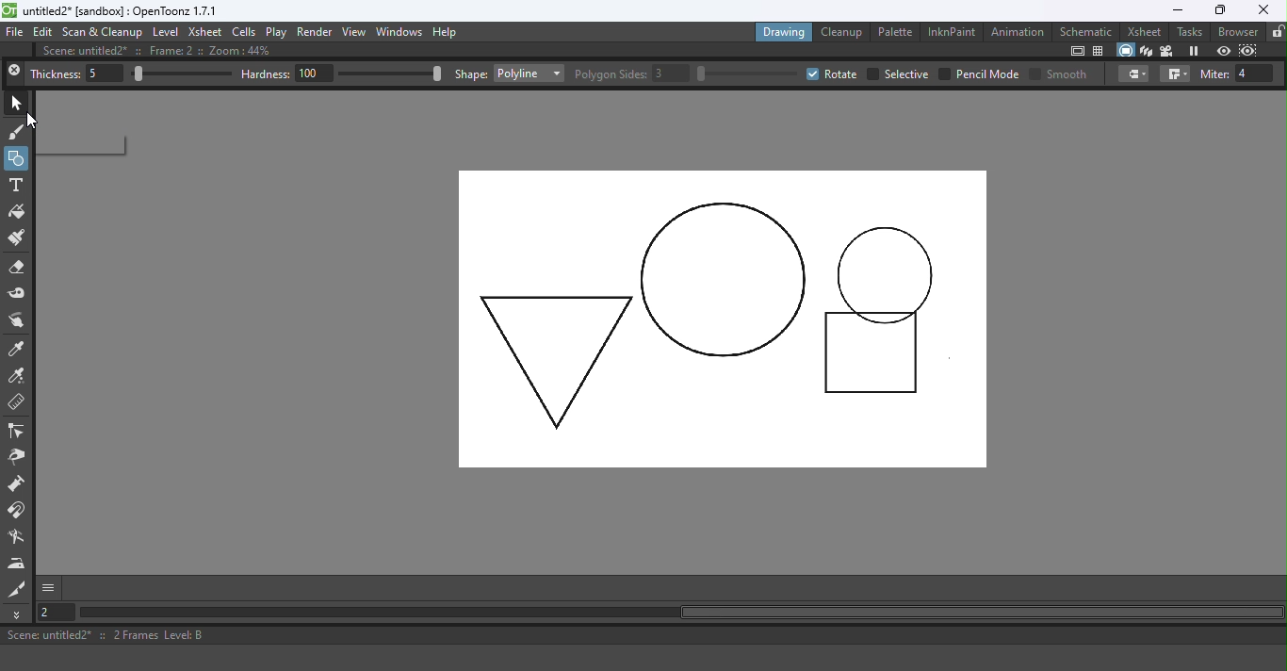  What do you see at coordinates (1189, 31) in the screenshot?
I see `Tasks` at bounding box center [1189, 31].